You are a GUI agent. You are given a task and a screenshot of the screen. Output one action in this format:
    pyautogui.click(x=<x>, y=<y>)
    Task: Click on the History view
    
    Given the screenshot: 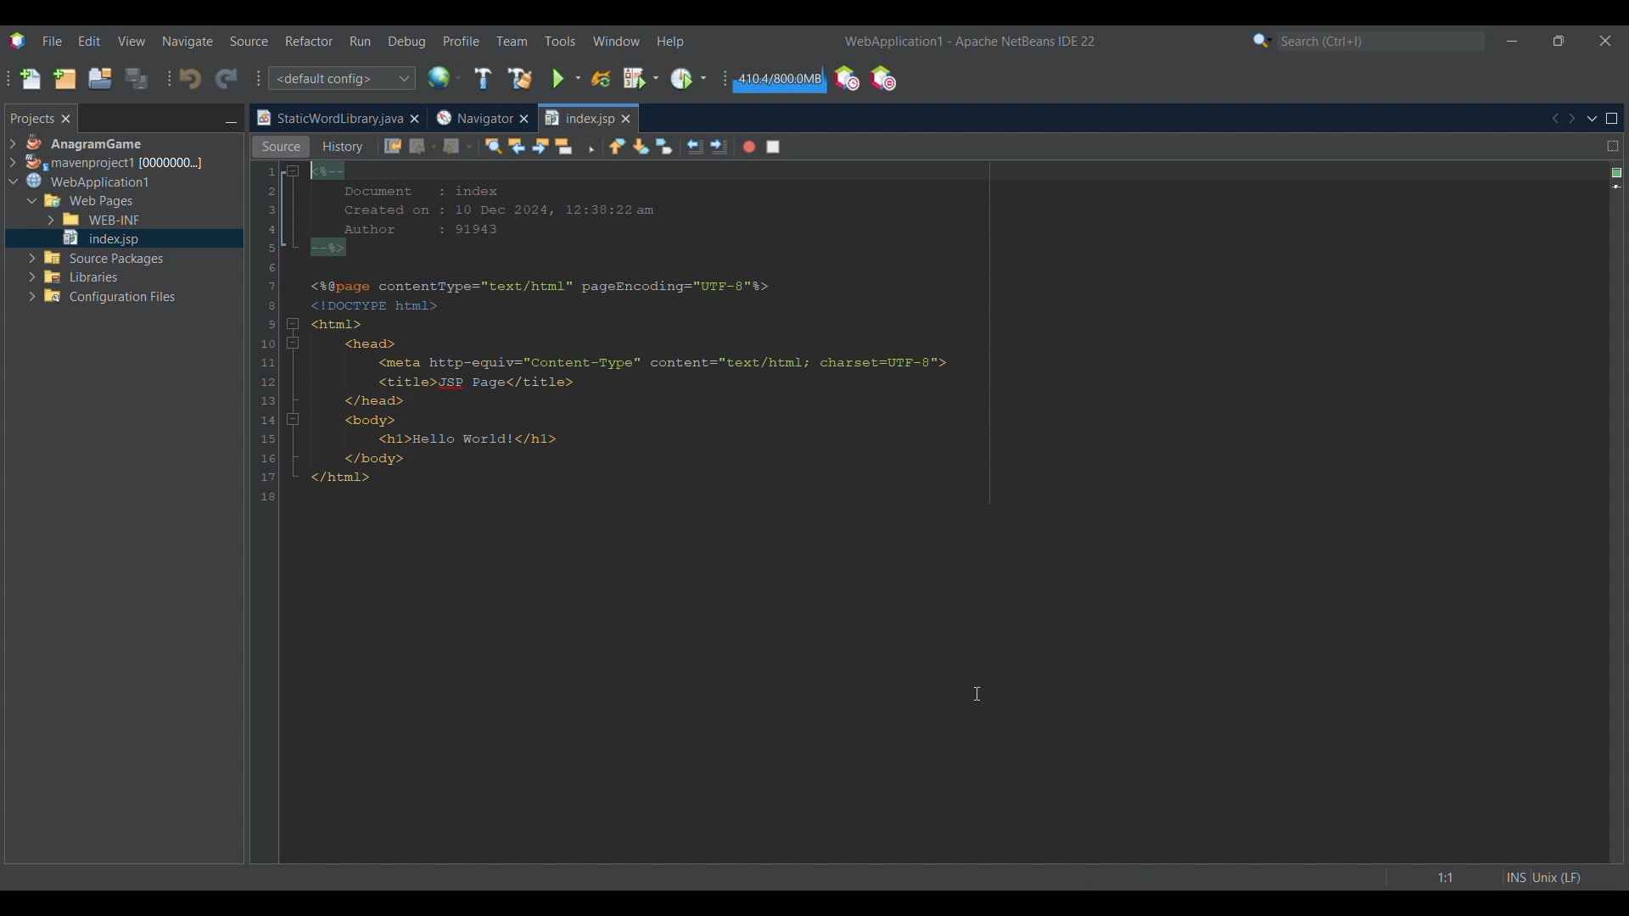 What is the action you would take?
    pyautogui.click(x=344, y=147)
    